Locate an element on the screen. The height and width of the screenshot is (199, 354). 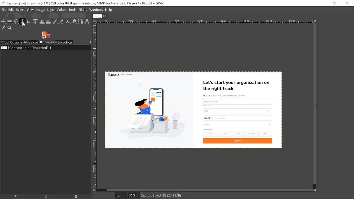
Current tab is located at coordinates (98, 16).